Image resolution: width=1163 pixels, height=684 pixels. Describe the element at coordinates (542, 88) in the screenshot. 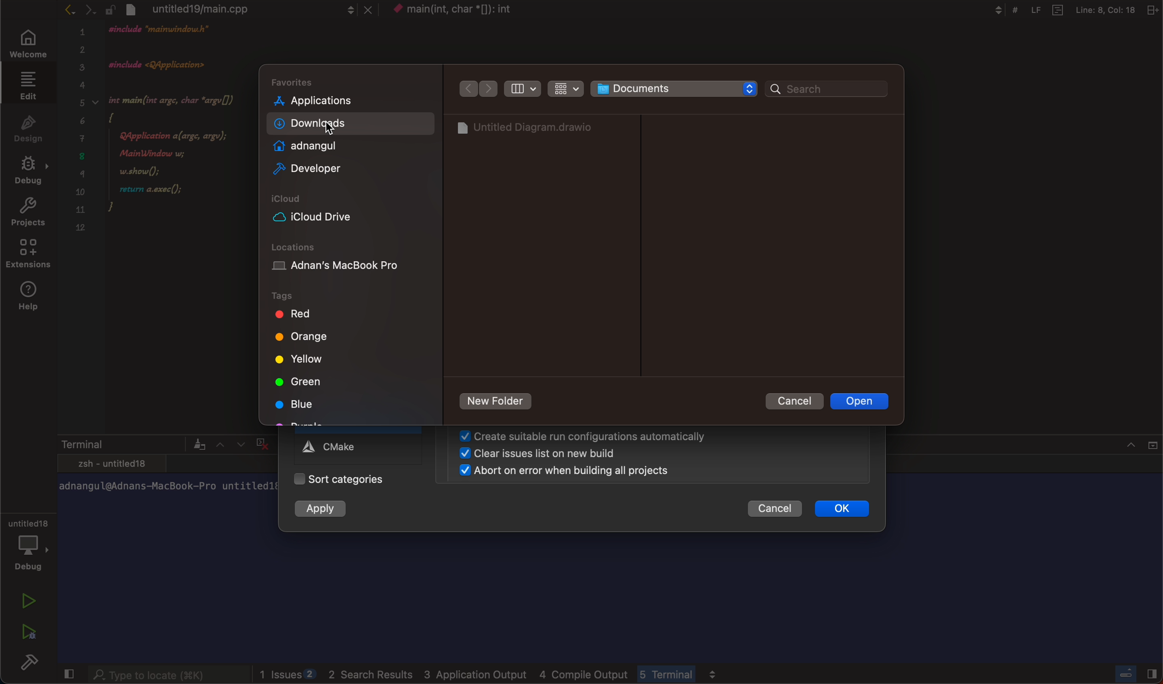

I see `filters` at that location.